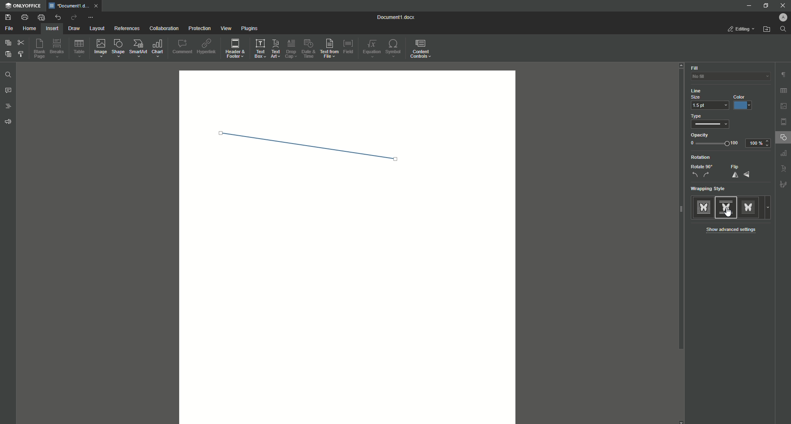  I want to click on Text Box, so click(260, 48).